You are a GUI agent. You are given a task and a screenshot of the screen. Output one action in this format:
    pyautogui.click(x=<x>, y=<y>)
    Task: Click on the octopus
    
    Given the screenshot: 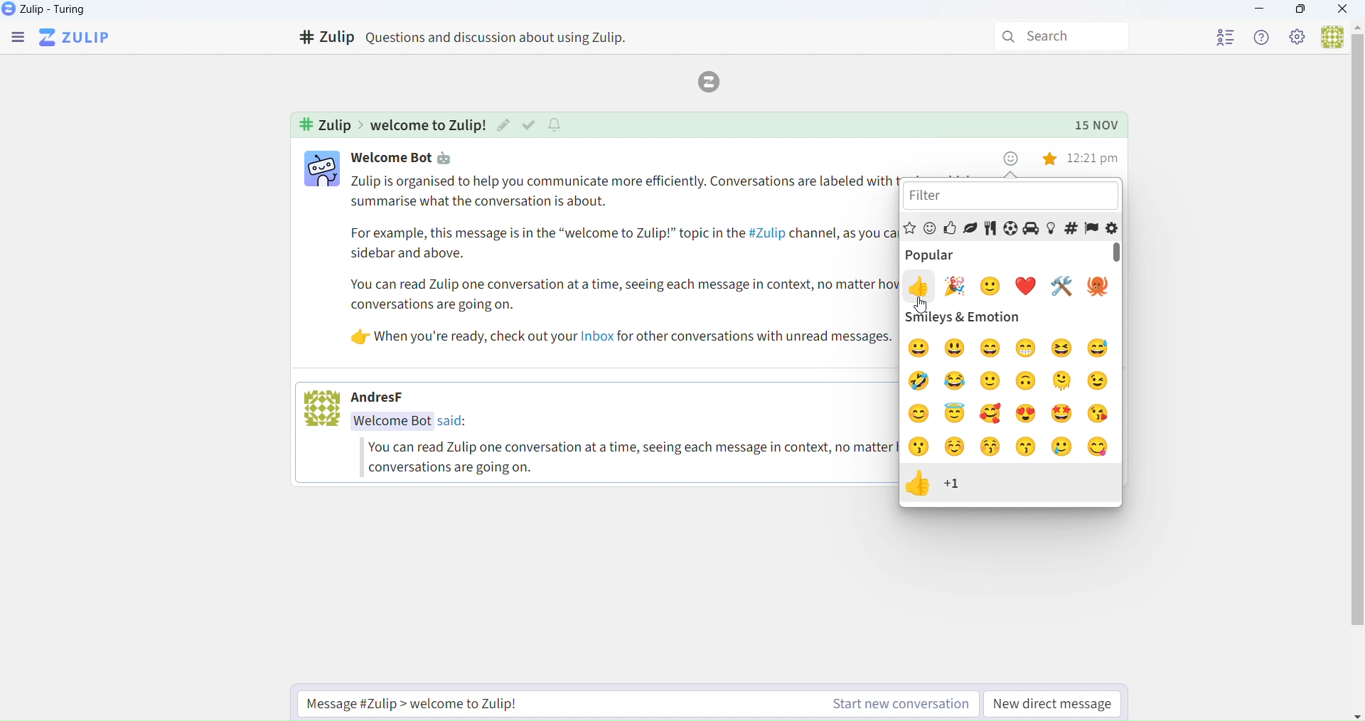 What is the action you would take?
    pyautogui.click(x=1096, y=287)
    